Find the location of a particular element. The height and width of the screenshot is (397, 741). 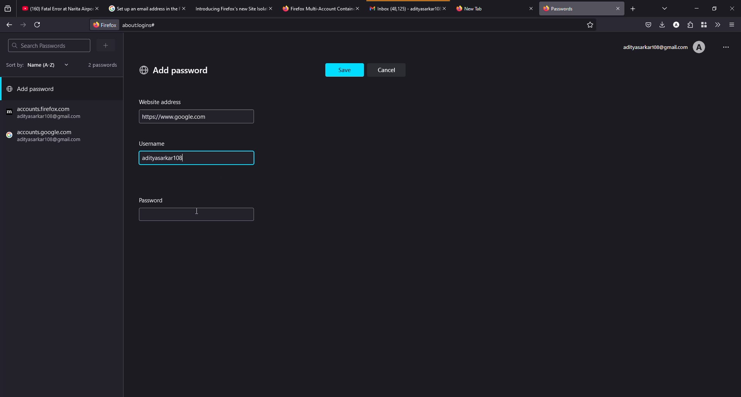

tab is located at coordinates (230, 8).